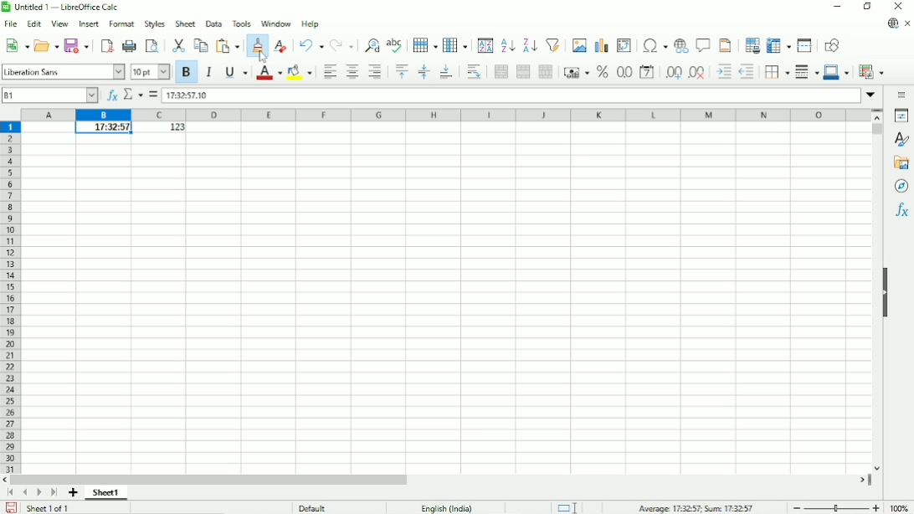 Image resolution: width=914 pixels, height=514 pixels. What do you see at coordinates (653, 45) in the screenshot?
I see `Insert special characters` at bounding box center [653, 45].